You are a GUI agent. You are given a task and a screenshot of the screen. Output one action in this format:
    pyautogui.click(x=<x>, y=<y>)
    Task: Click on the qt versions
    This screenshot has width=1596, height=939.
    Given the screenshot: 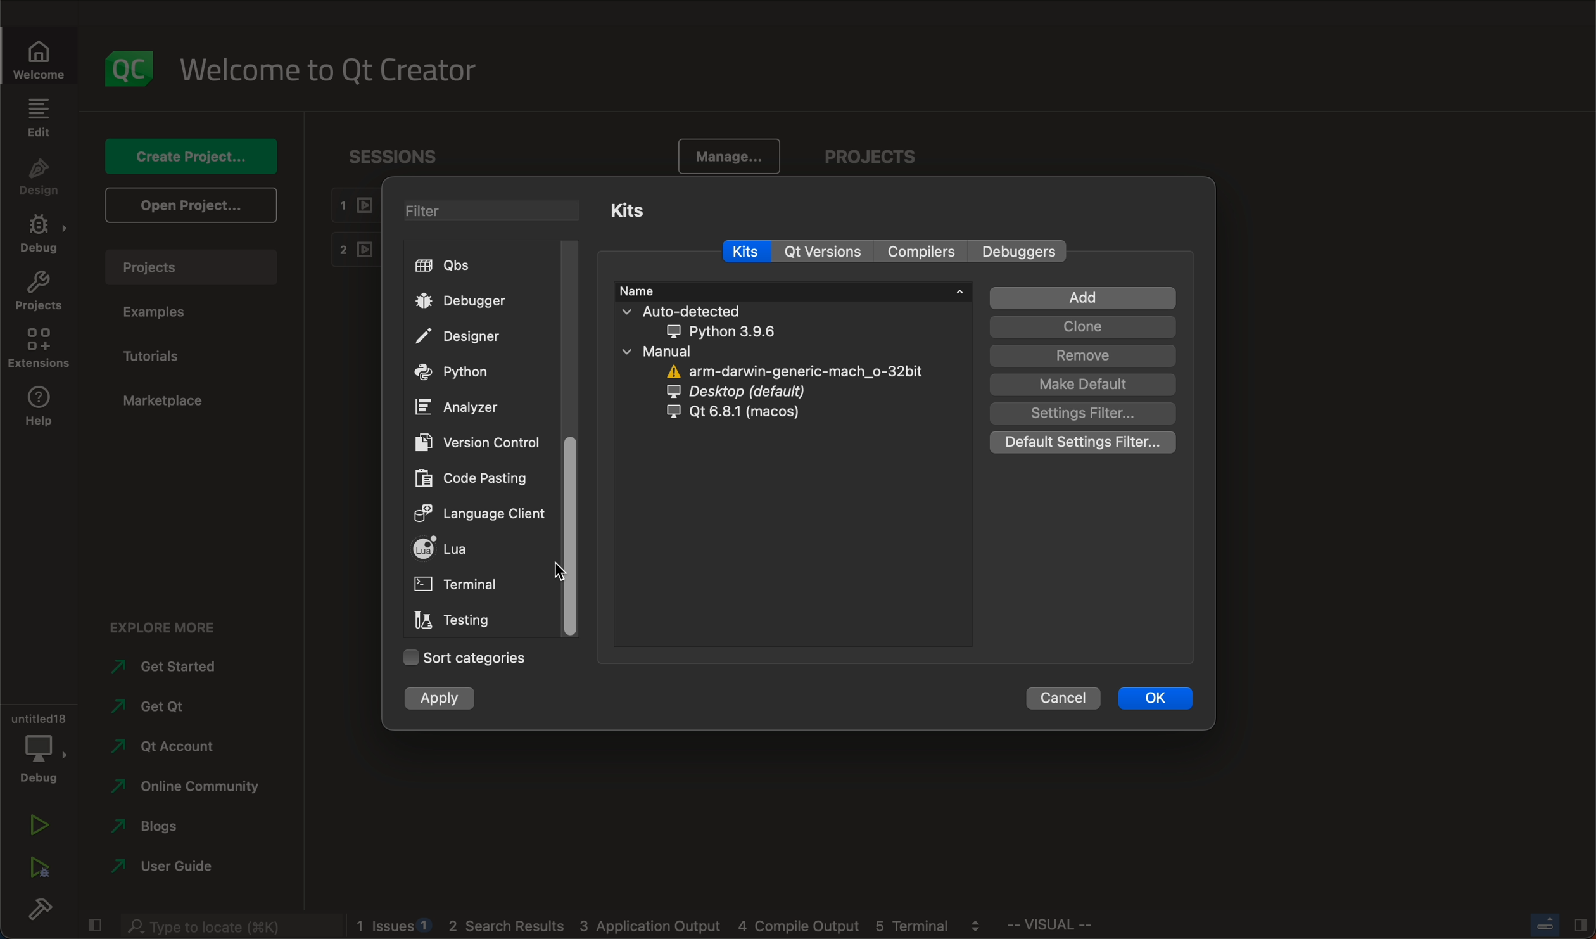 What is the action you would take?
    pyautogui.click(x=828, y=252)
    